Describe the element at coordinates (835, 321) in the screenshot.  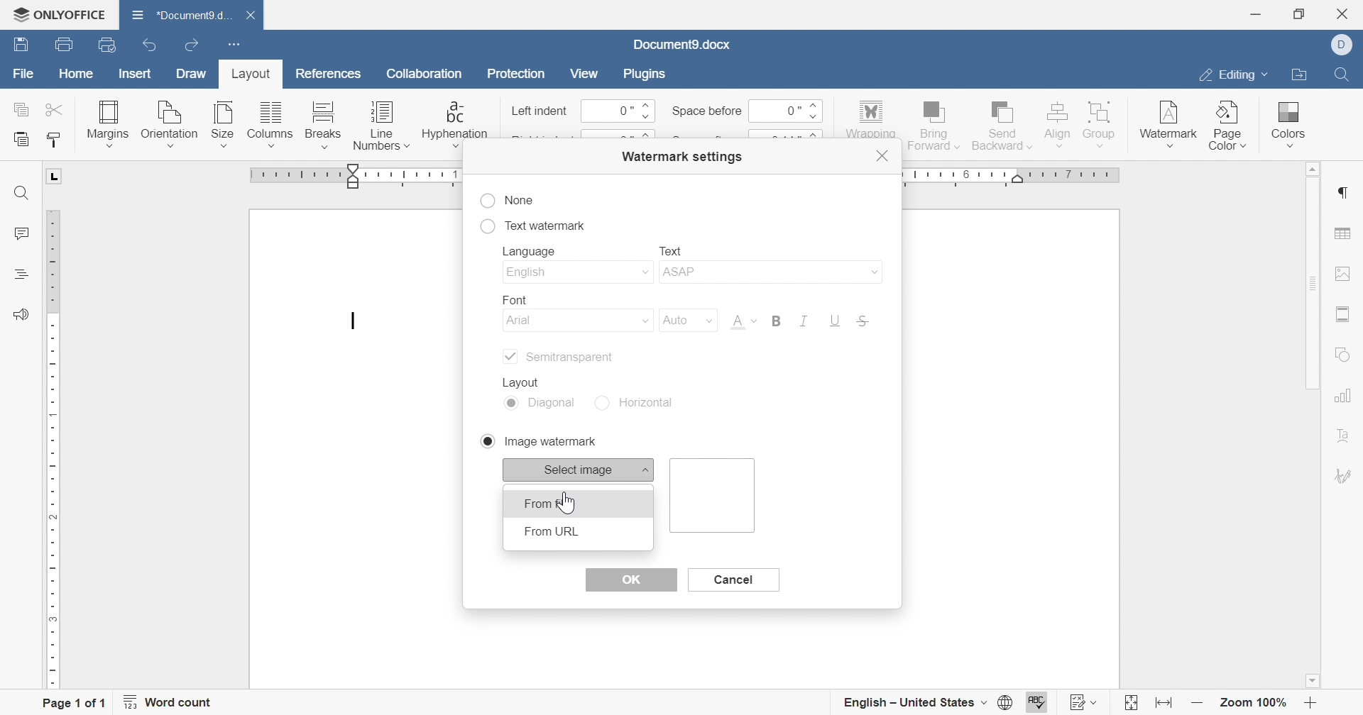
I see `underline` at that location.